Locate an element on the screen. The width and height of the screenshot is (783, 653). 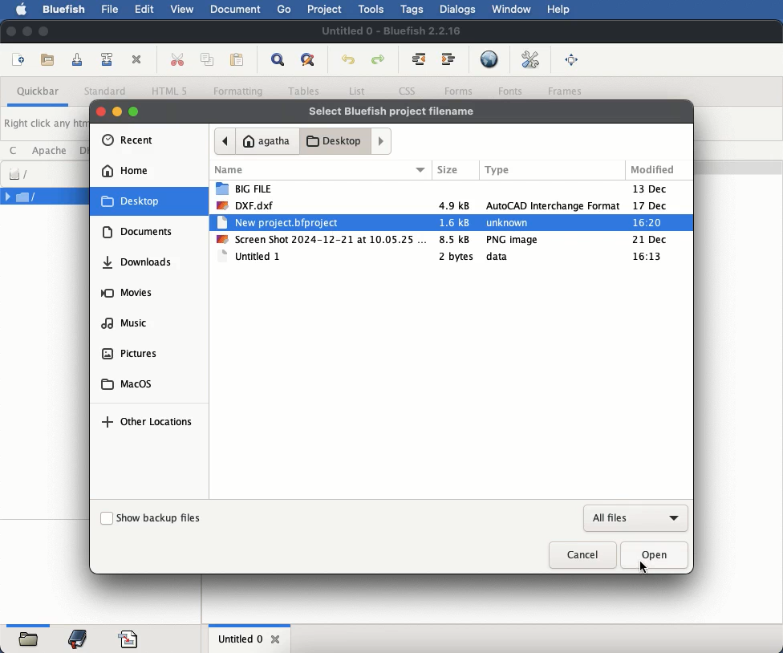
desktop is located at coordinates (336, 141).